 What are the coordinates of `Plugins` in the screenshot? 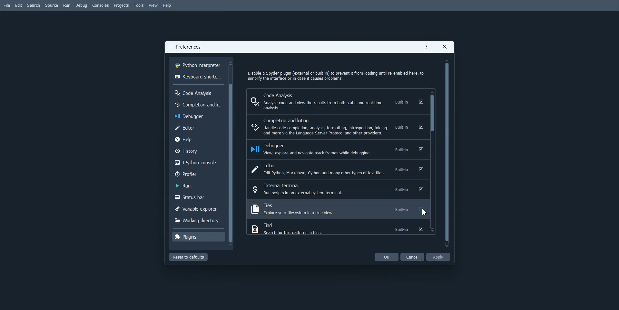 It's located at (198, 236).